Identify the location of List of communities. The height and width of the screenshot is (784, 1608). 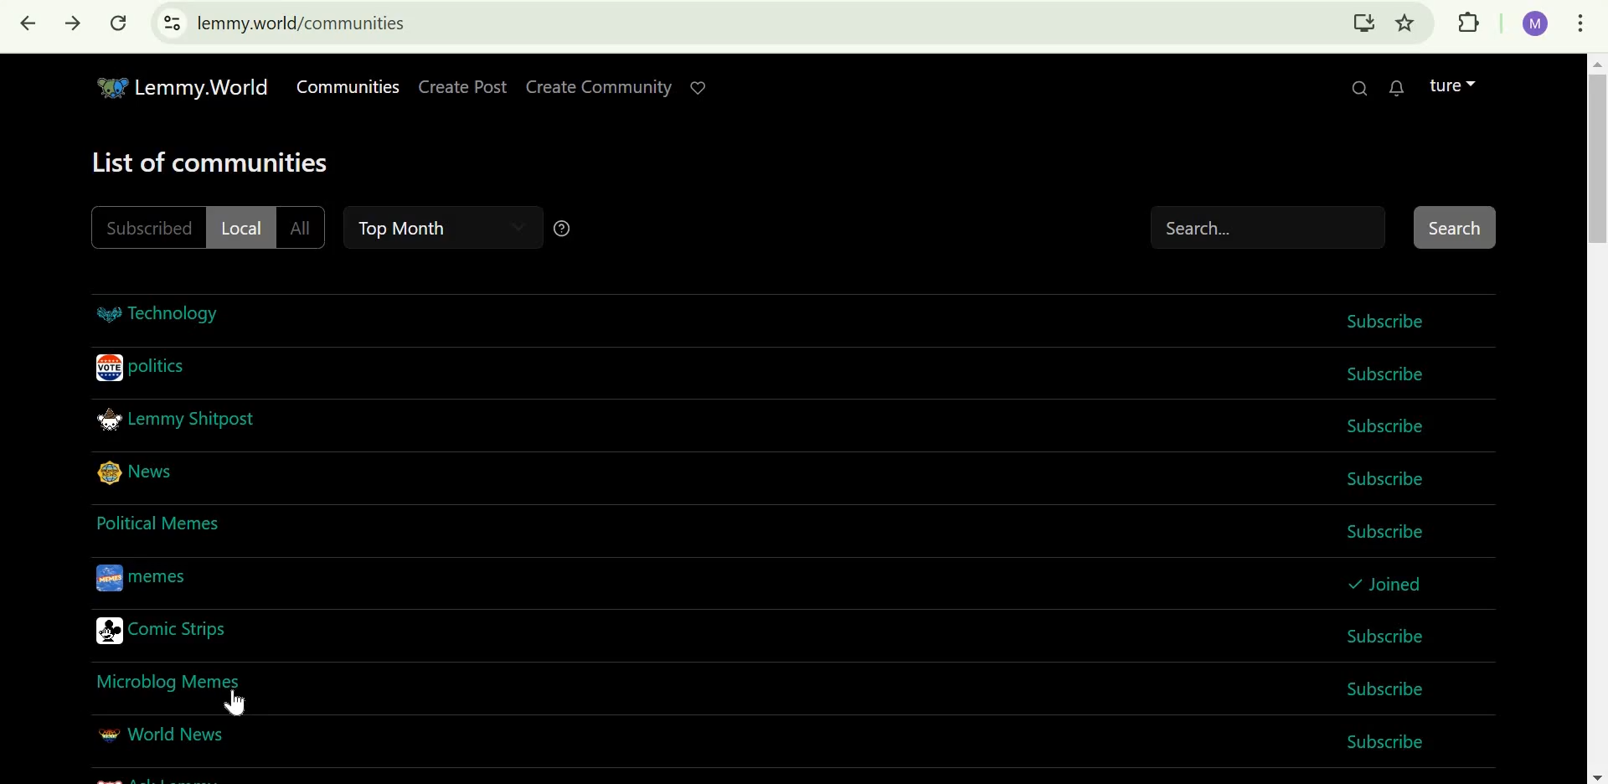
(210, 162).